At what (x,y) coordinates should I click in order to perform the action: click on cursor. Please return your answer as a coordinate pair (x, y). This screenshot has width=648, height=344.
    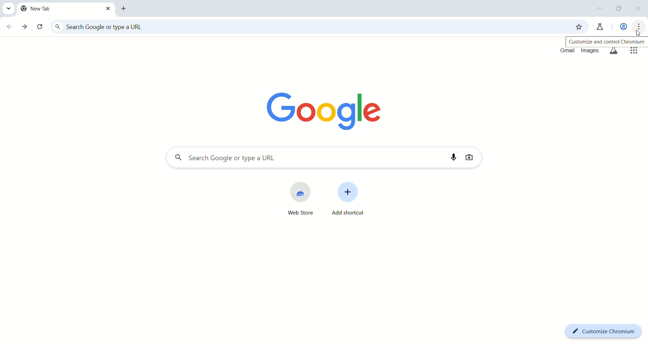
    Looking at the image, I should click on (638, 34).